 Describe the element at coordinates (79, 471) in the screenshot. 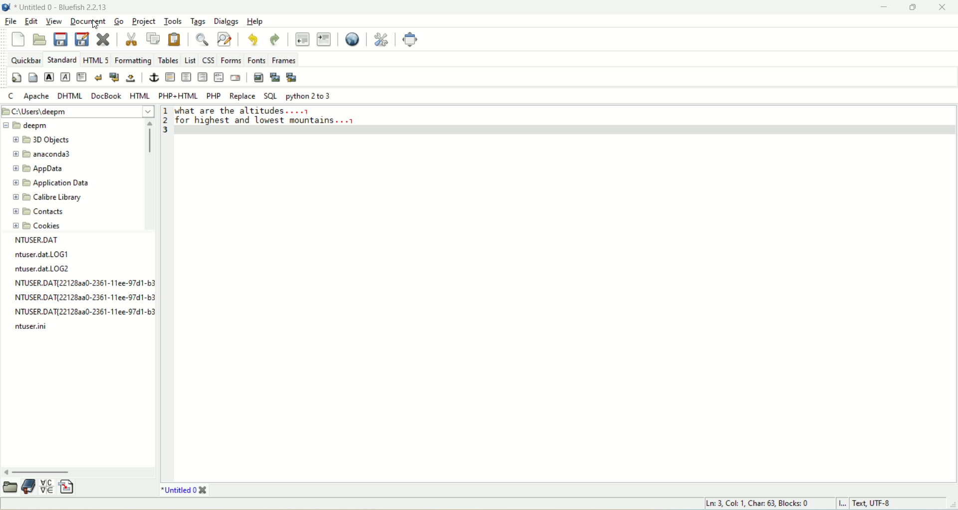

I see `horizontal scroll bar` at that location.